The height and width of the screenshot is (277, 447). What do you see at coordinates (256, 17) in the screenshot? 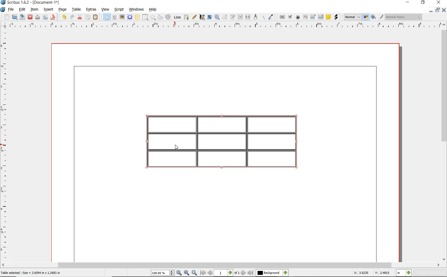
I see `measurements` at bounding box center [256, 17].